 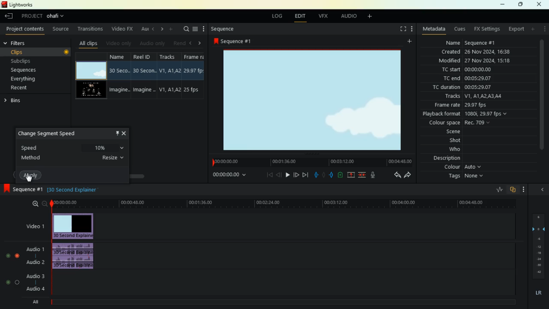 What do you see at coordinates (434, 28) in the screenshot?
I see `metadata` at bounding box center [434, 28].